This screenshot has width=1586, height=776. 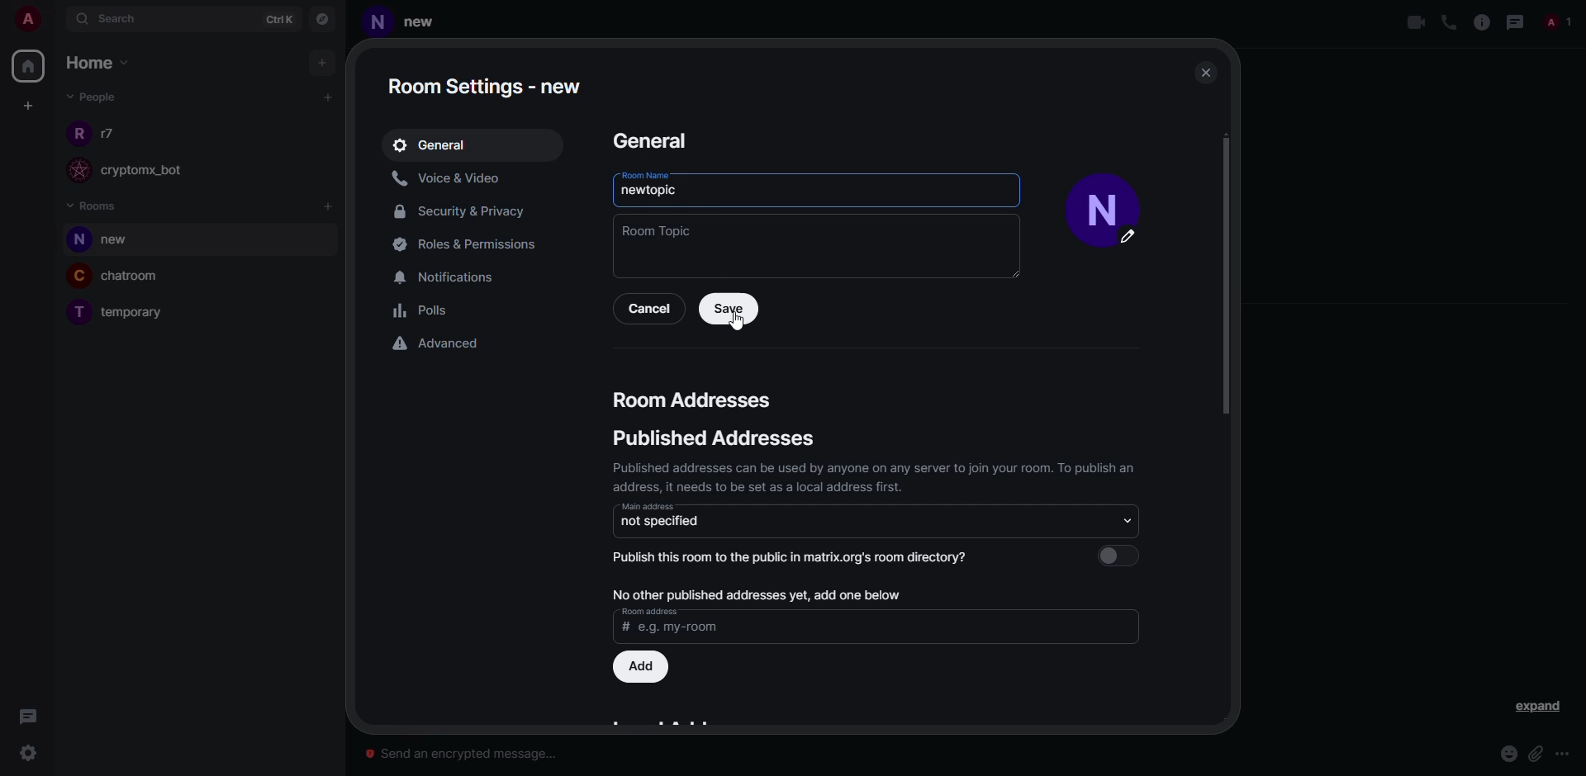 What do you see at coordinates (28, 106) in the screenshot?
I see `create space` at bounding box center [28, 106].